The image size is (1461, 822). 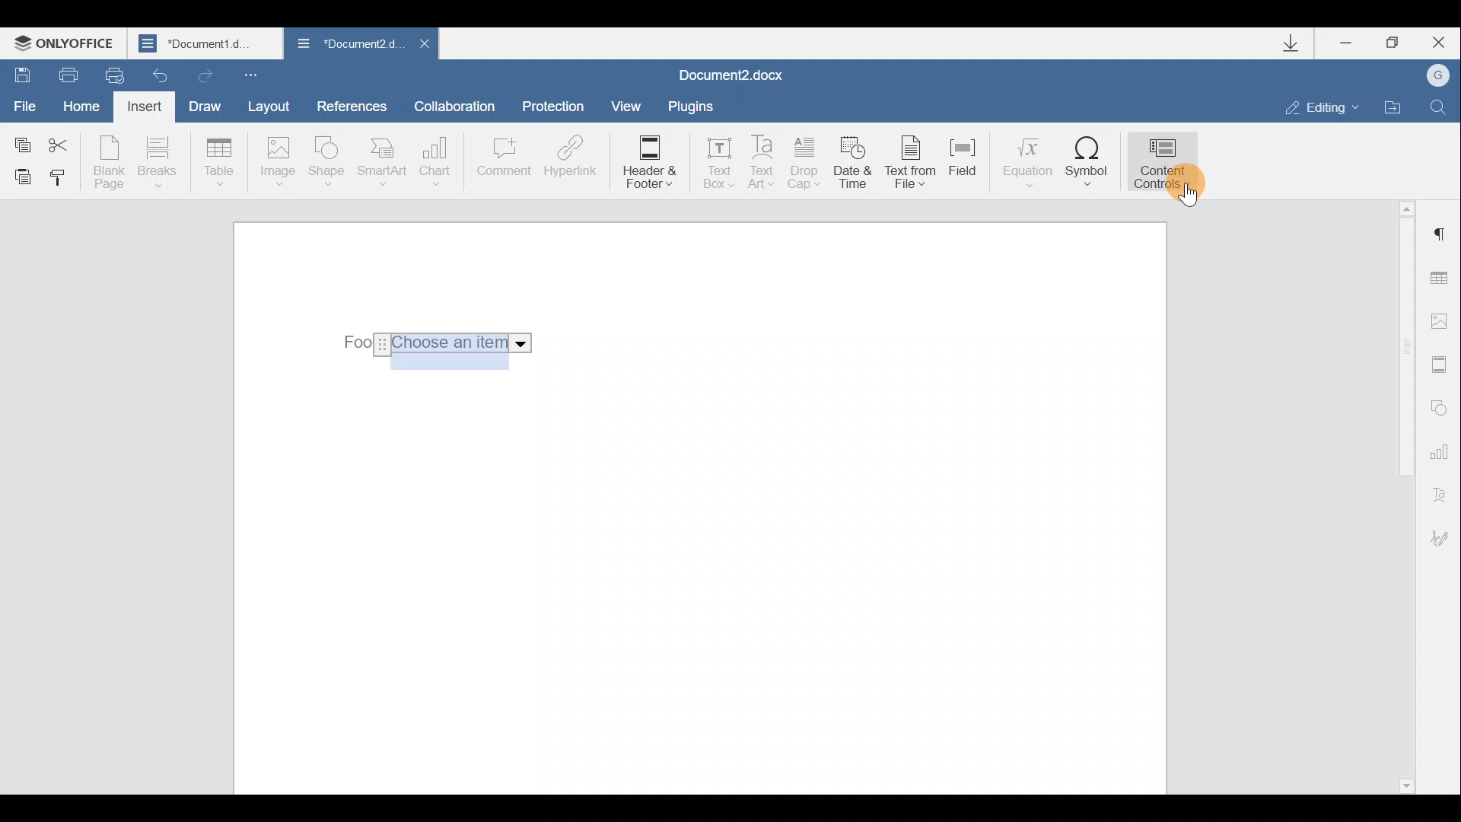 I want to click on Close, so click(x=423, y=48).